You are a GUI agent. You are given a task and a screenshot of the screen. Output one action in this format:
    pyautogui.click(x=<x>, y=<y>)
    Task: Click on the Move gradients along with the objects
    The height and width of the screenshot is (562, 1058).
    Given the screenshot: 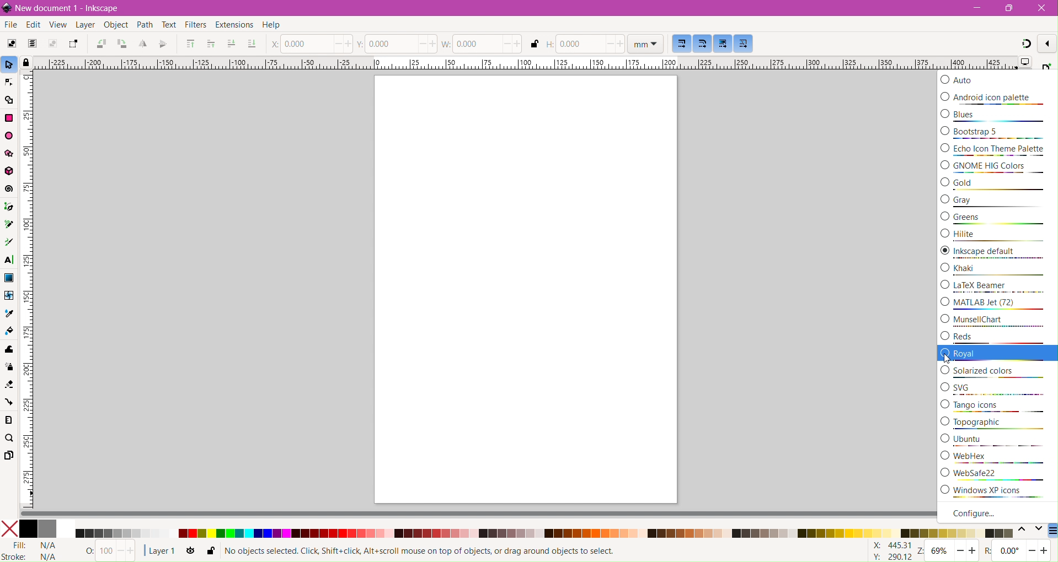 What is the action you would take?
    pyautogui.click(x=722, y=44)
    